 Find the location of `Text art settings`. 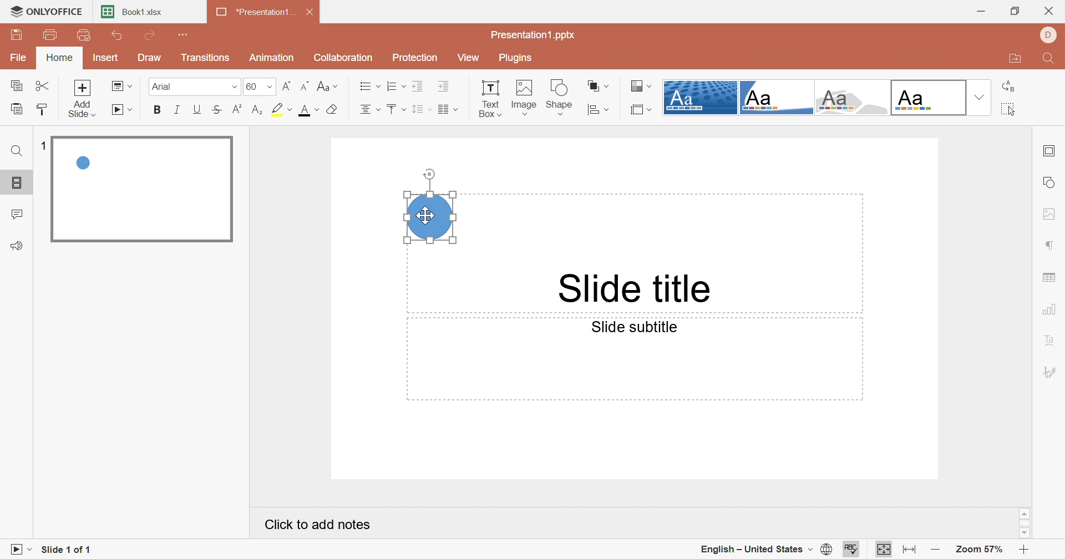

Text art settings is located at coordinates (1054, 343).